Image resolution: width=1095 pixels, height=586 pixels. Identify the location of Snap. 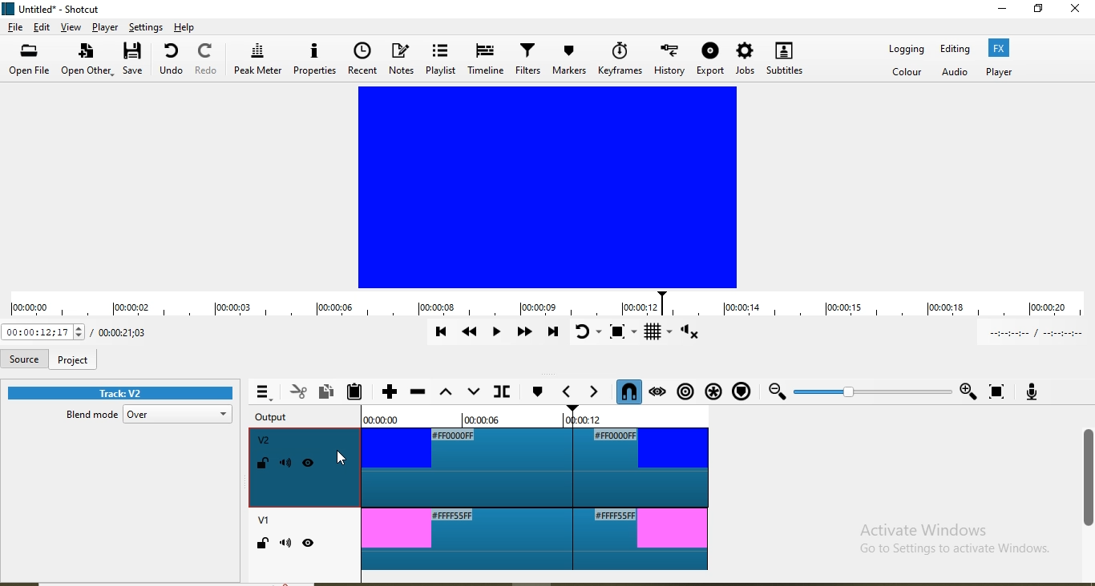
(630, 393).